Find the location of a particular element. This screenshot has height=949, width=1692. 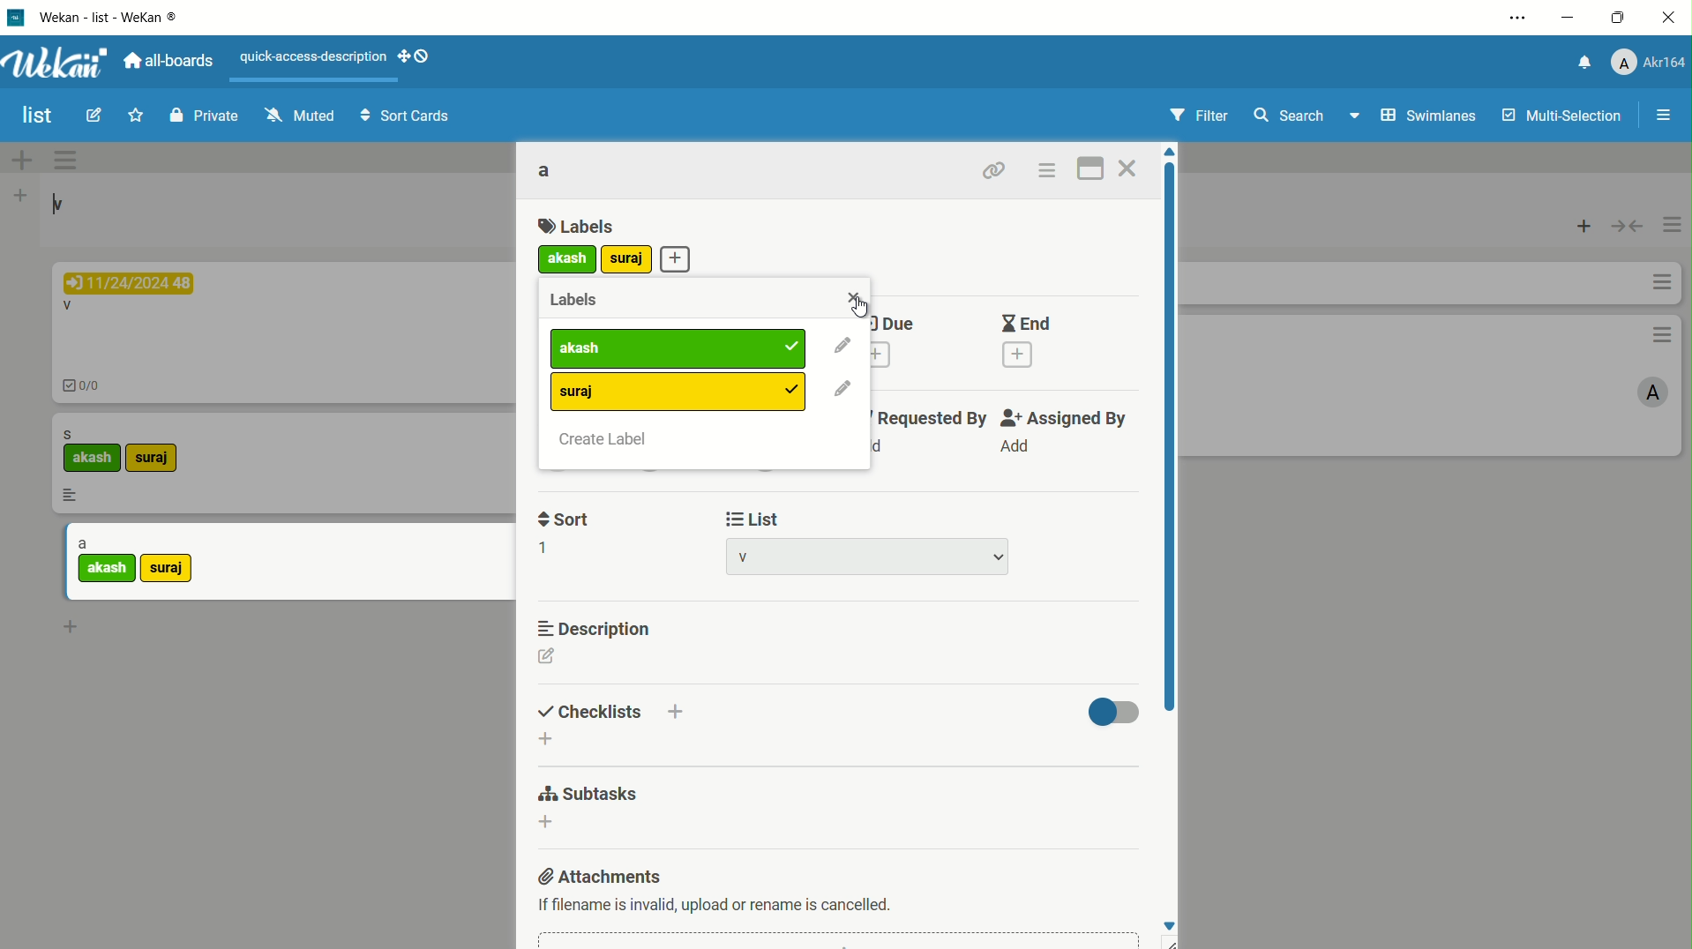

notification is located at coordinates (1582, 63).